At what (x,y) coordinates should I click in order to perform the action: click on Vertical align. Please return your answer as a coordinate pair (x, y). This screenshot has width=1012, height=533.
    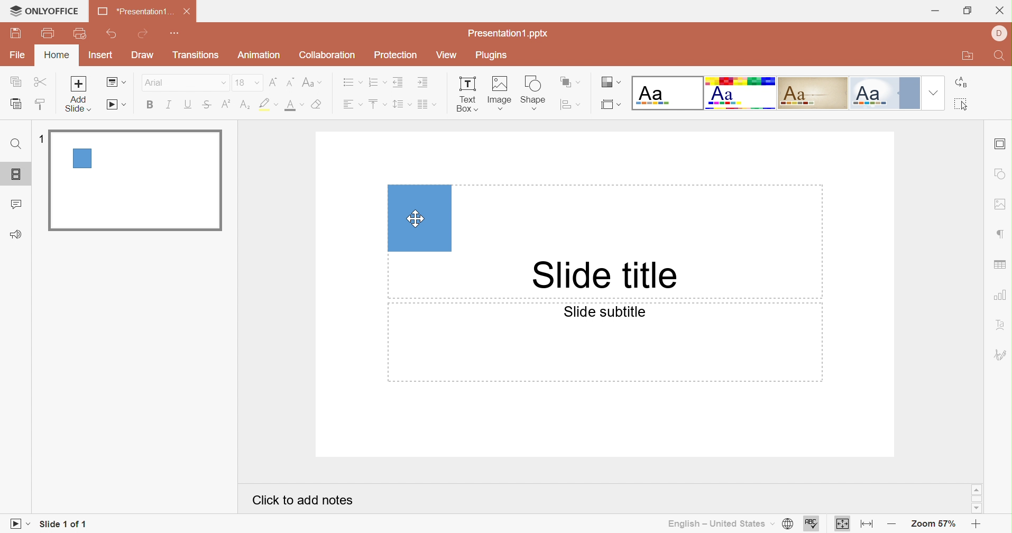
    Looking at the image, I should click on (378, 104).